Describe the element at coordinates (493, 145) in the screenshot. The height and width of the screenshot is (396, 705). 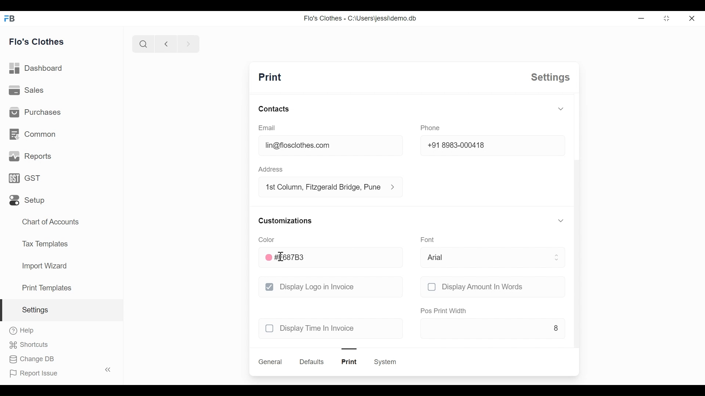
I see `+91 8983-000418` at that location.